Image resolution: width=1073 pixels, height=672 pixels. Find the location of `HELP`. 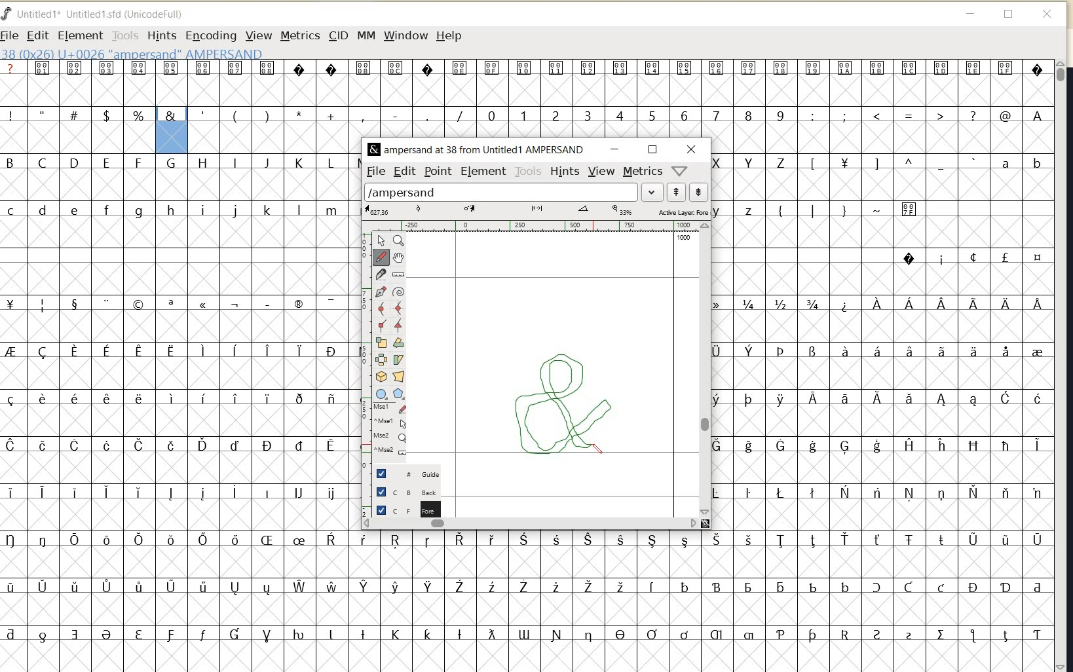

HELP is located at coordinates (449, 37).